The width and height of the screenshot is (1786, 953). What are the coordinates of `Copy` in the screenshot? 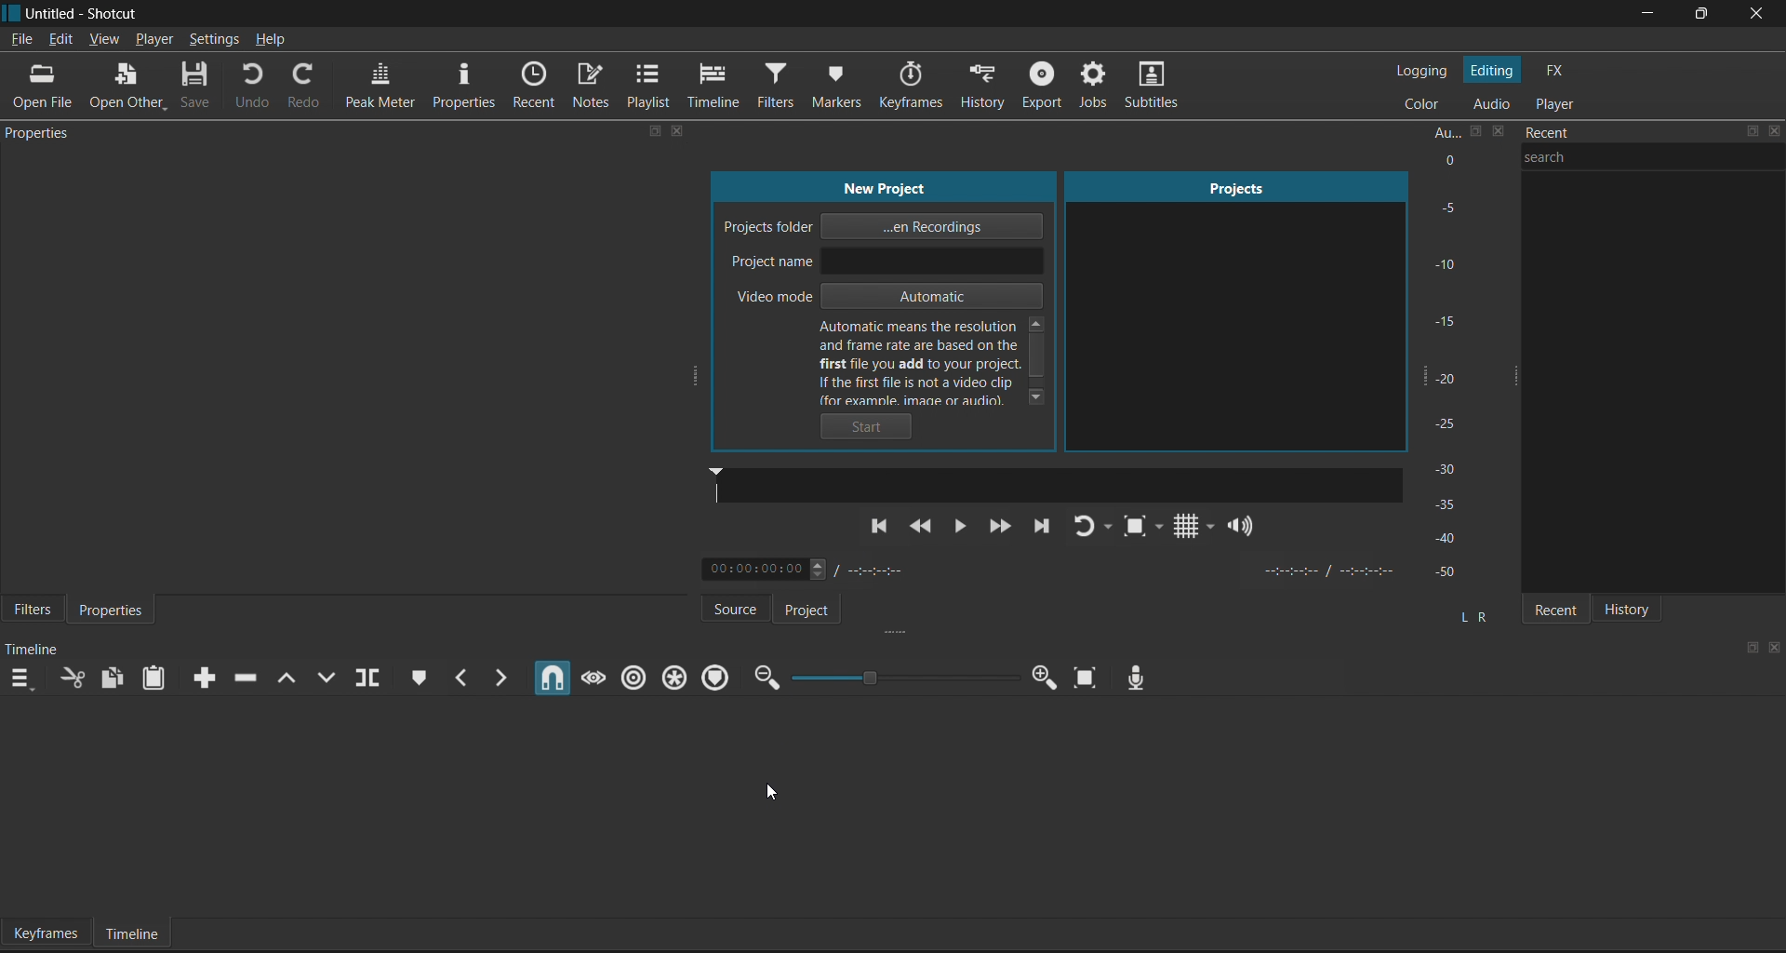 It's located at (113, 678).